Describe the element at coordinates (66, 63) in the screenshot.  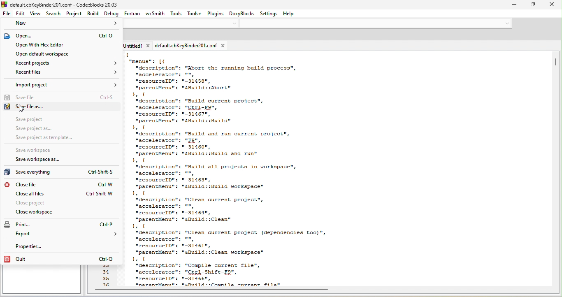
I see `recent project` at that location.